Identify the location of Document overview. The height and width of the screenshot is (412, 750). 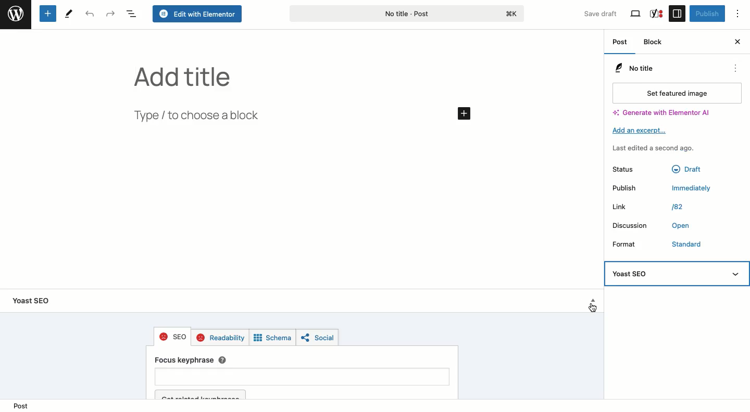
(132, 15).